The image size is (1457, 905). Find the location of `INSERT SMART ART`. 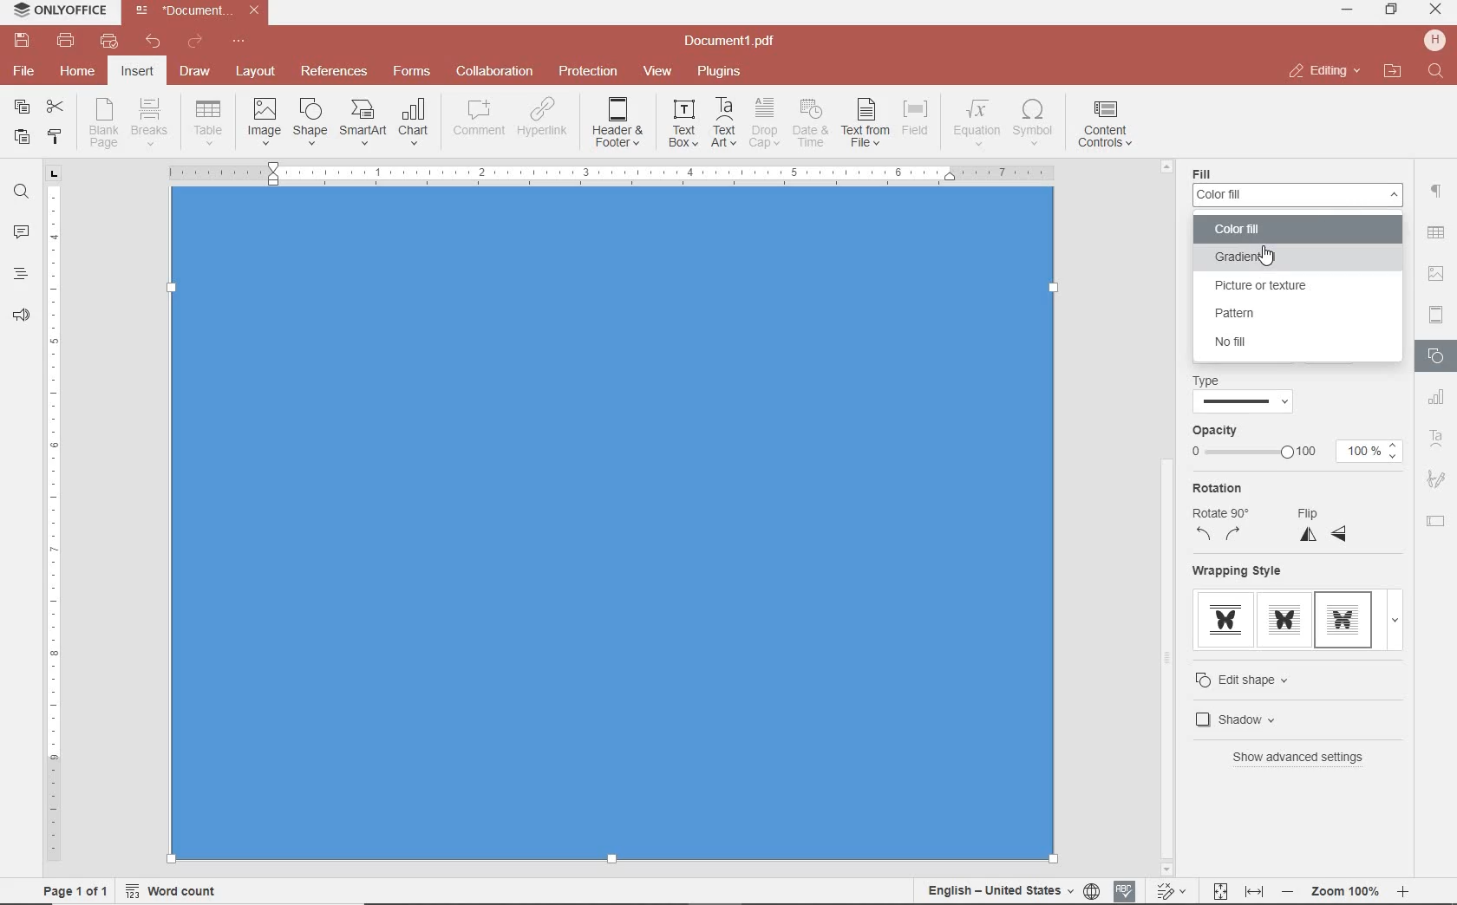

INSERT SMART ART is located at coordinates (363, 121).